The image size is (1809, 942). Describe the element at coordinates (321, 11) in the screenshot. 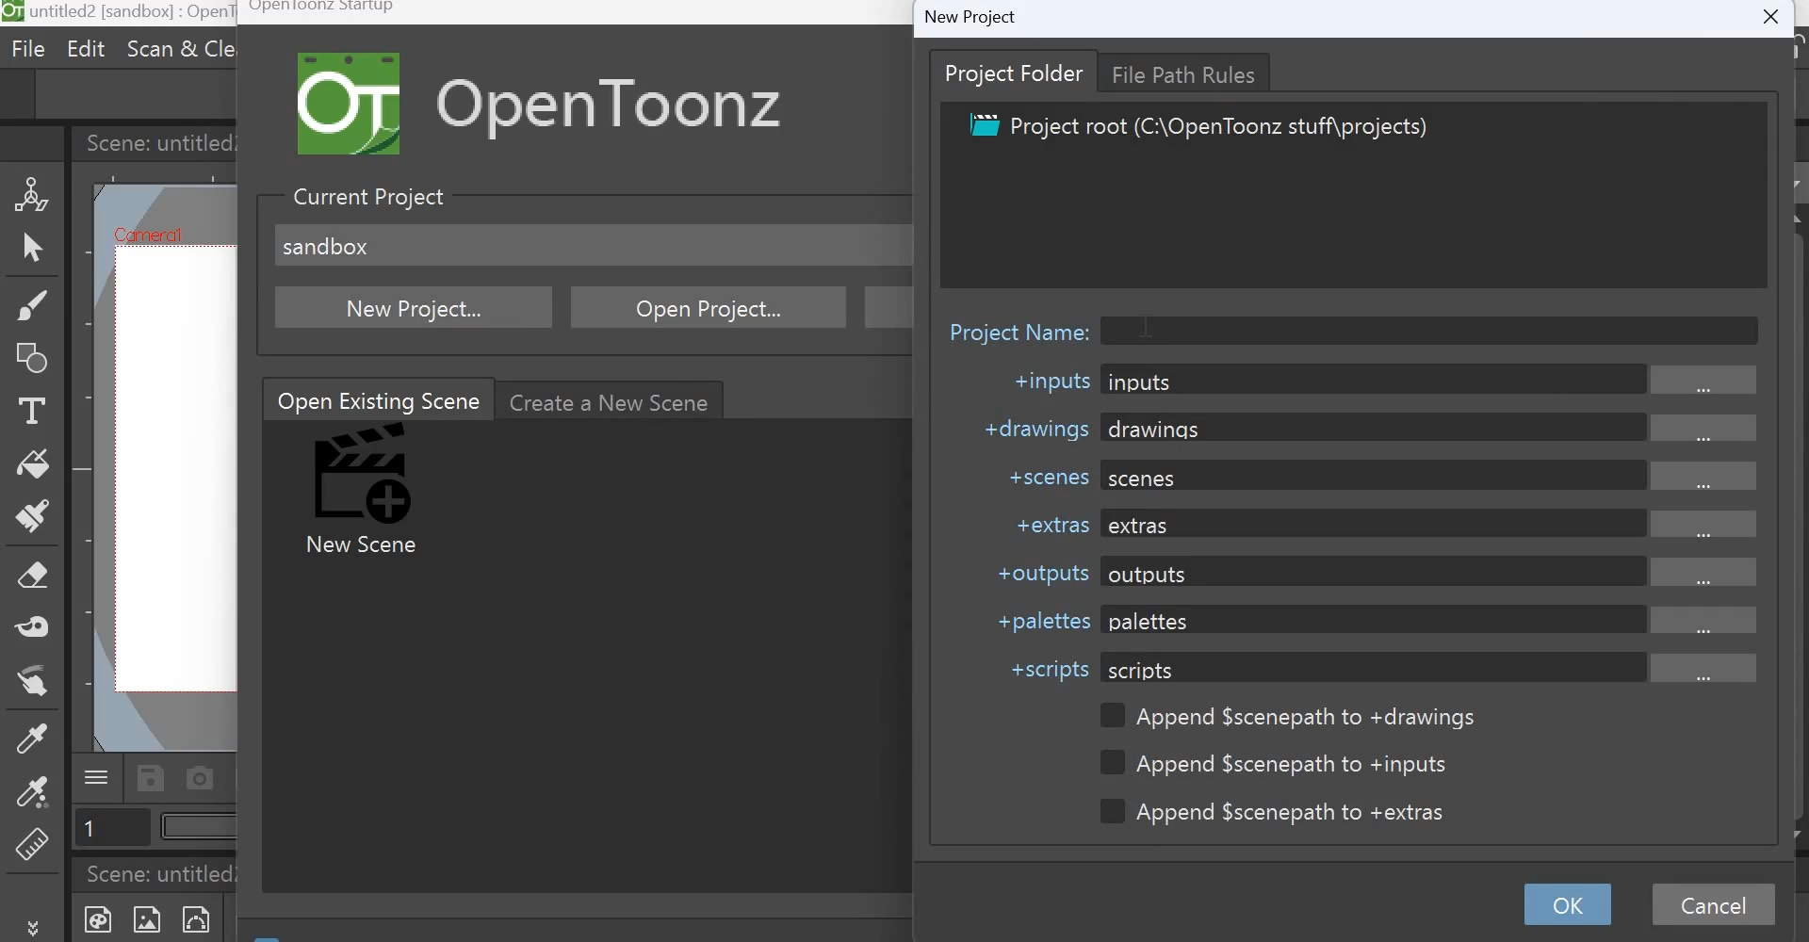

I see `Opentoonz Startup` at that location.